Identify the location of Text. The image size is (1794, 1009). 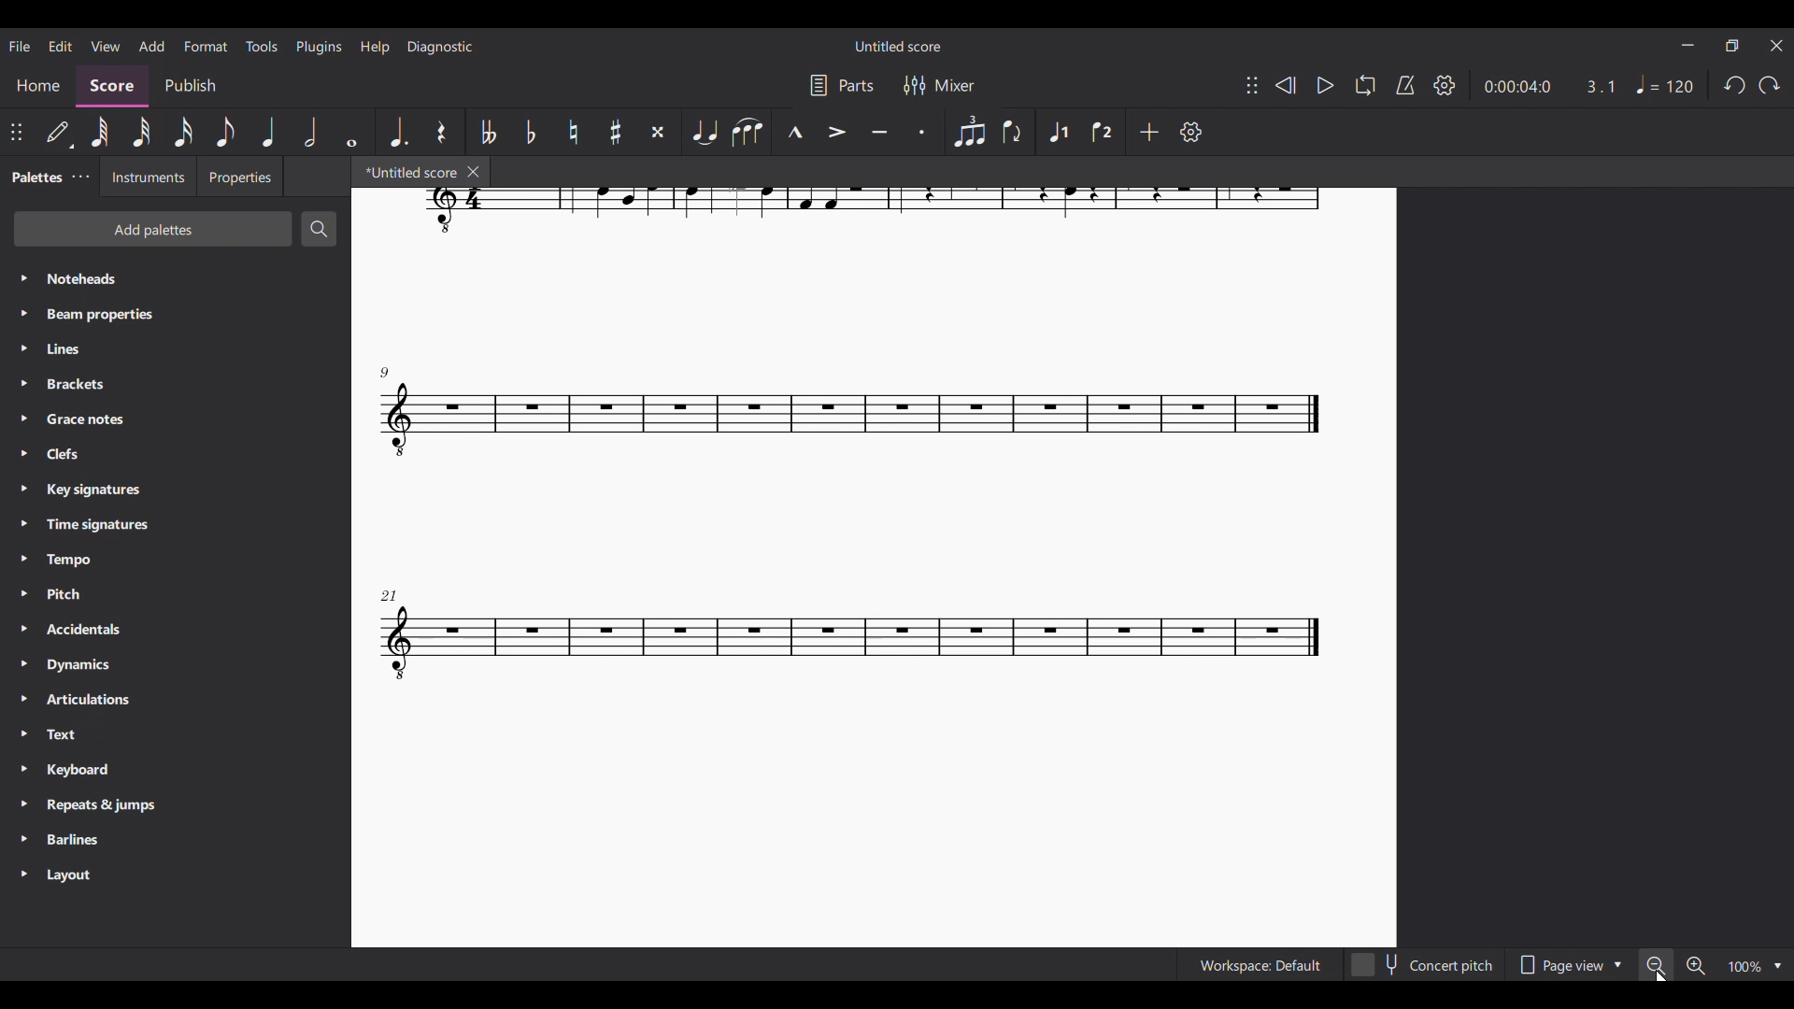
(175, 733).